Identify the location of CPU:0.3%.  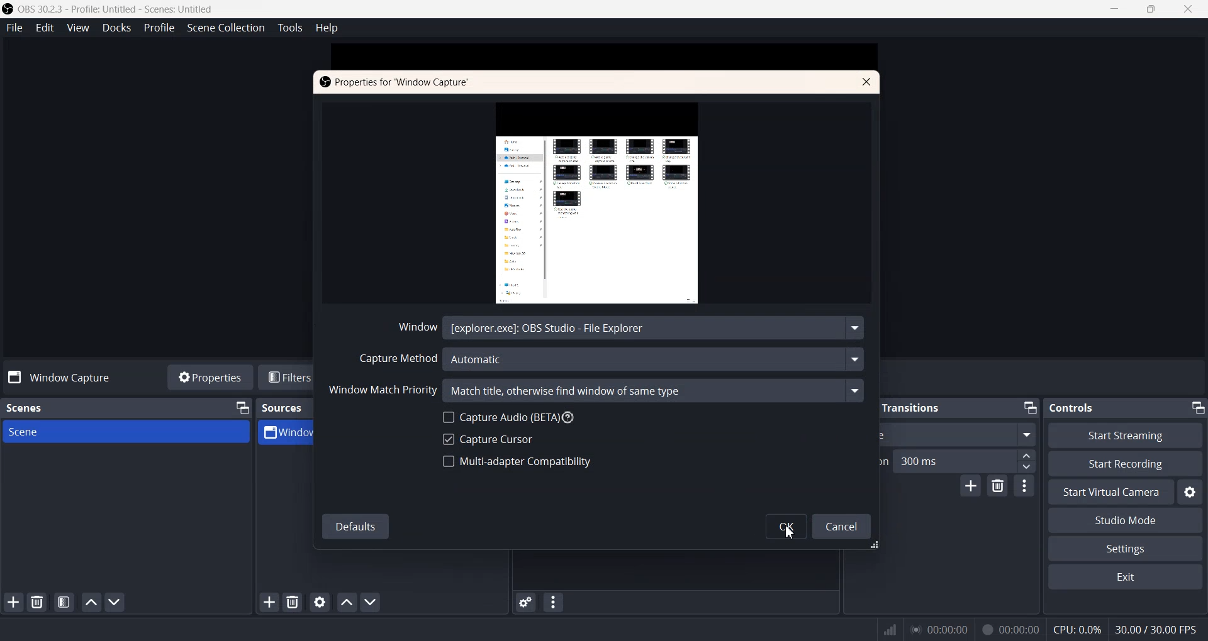
(1076, 628).